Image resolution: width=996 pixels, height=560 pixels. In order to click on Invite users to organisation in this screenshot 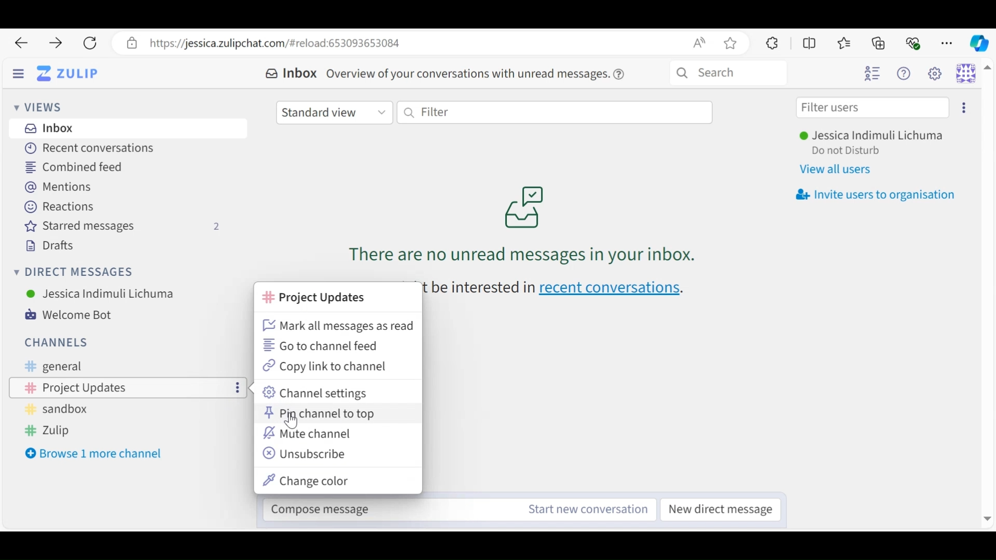, I will do `click(875, 195)`.